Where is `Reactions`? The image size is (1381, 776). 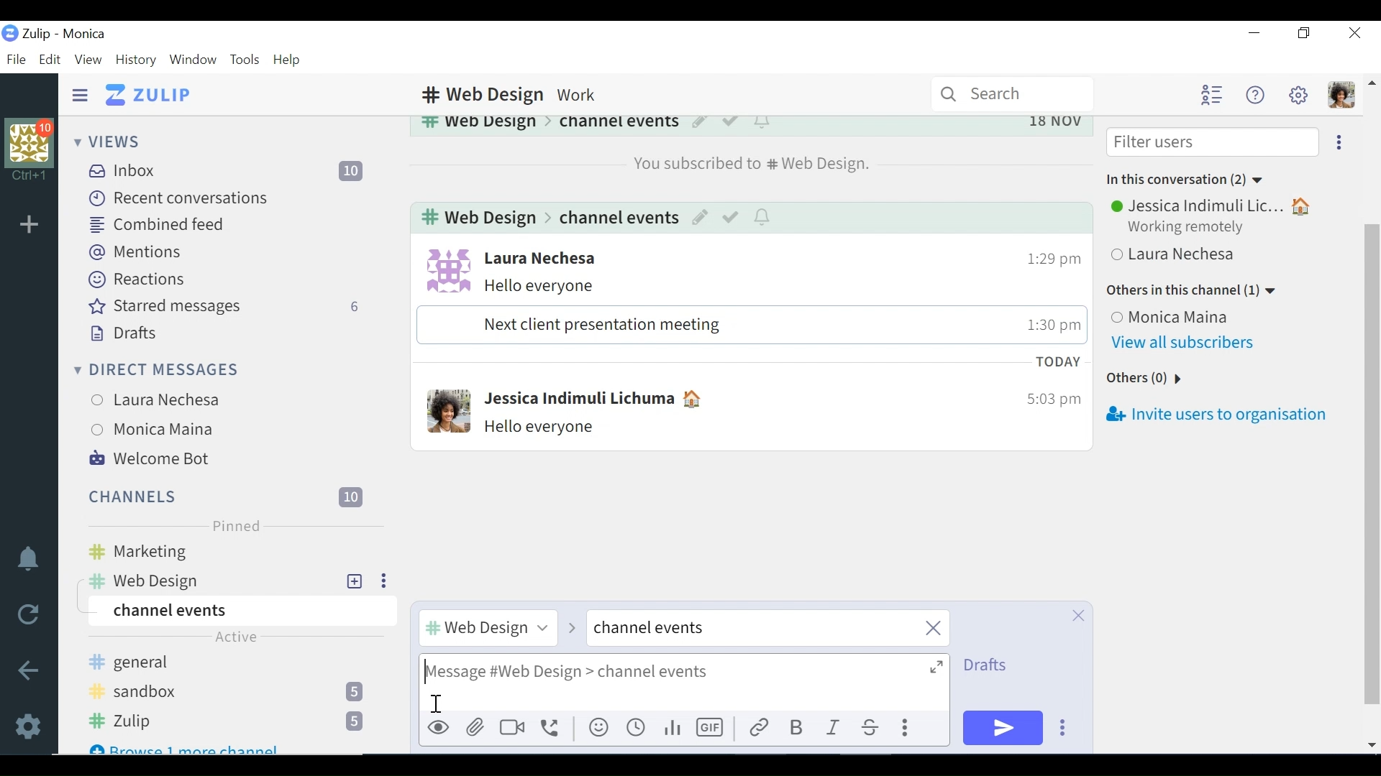 Reactions is located at coordinates (135, 279).